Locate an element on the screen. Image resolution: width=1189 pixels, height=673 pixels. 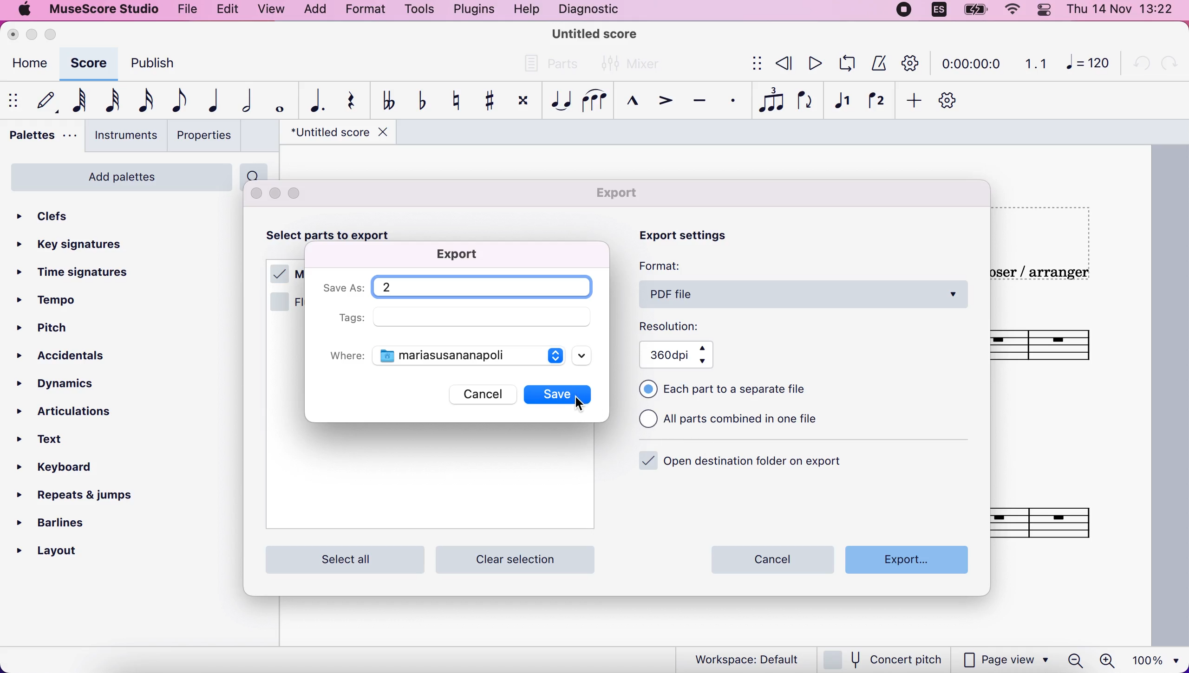
title is located at coordinates (487, 286).